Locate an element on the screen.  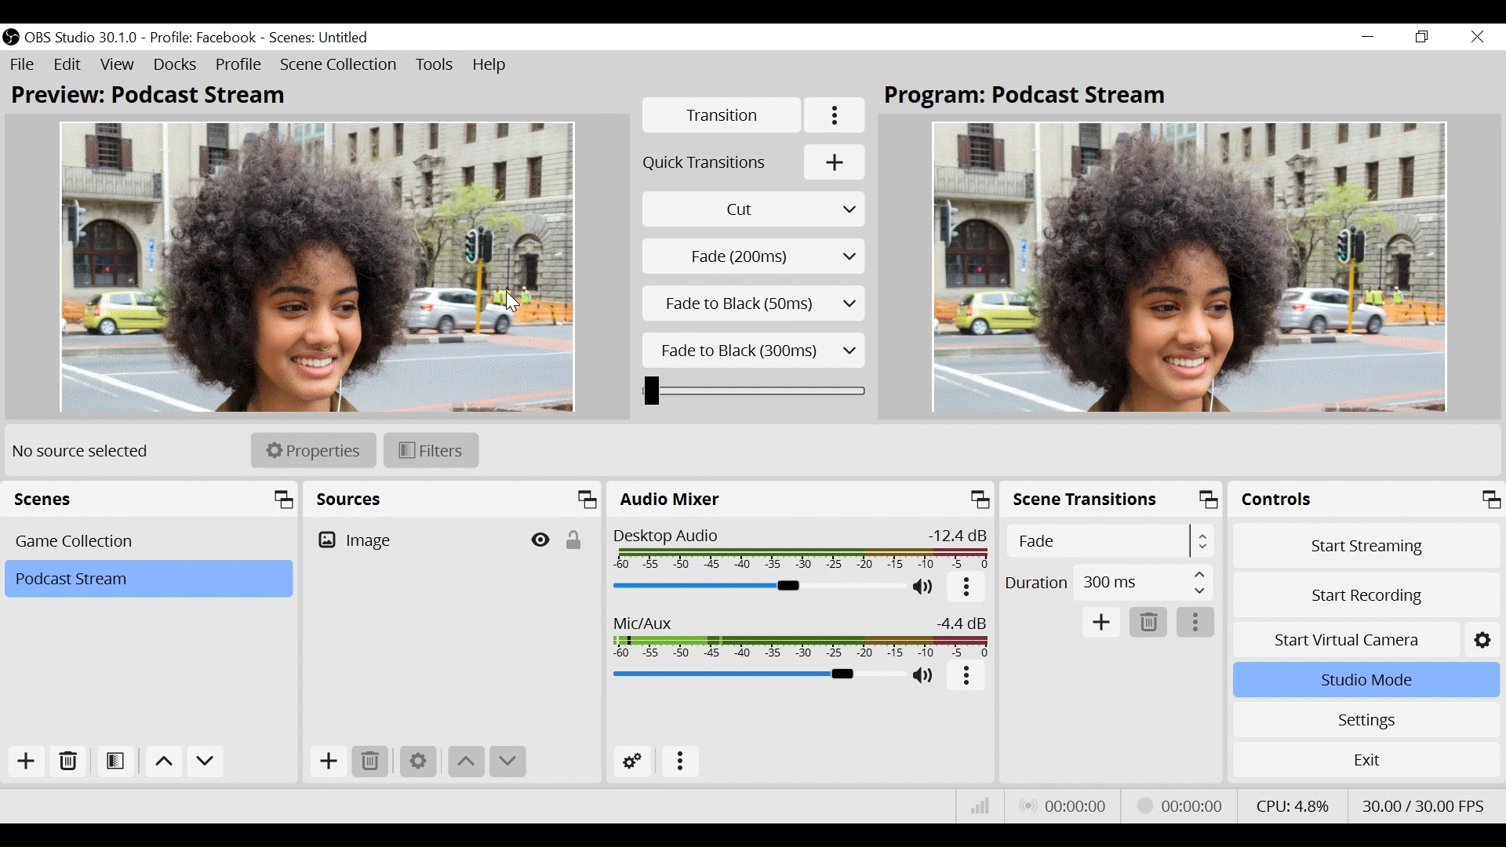
Add is located at coordinates (330, 762).